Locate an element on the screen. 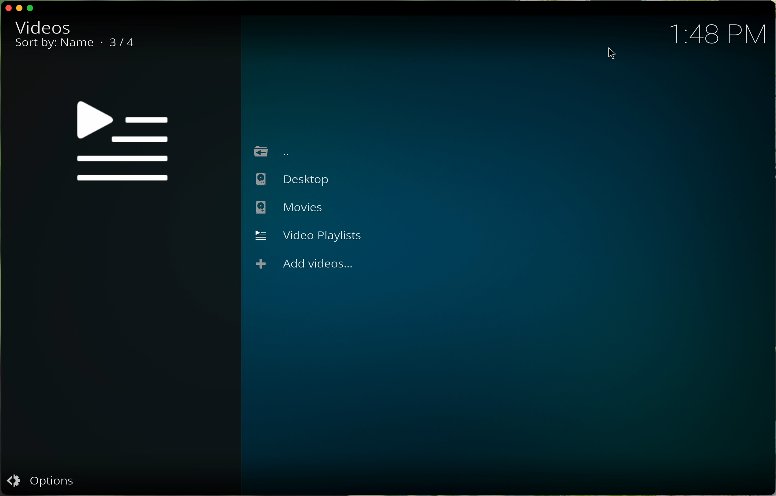  . is located at coordinates (101, 42).